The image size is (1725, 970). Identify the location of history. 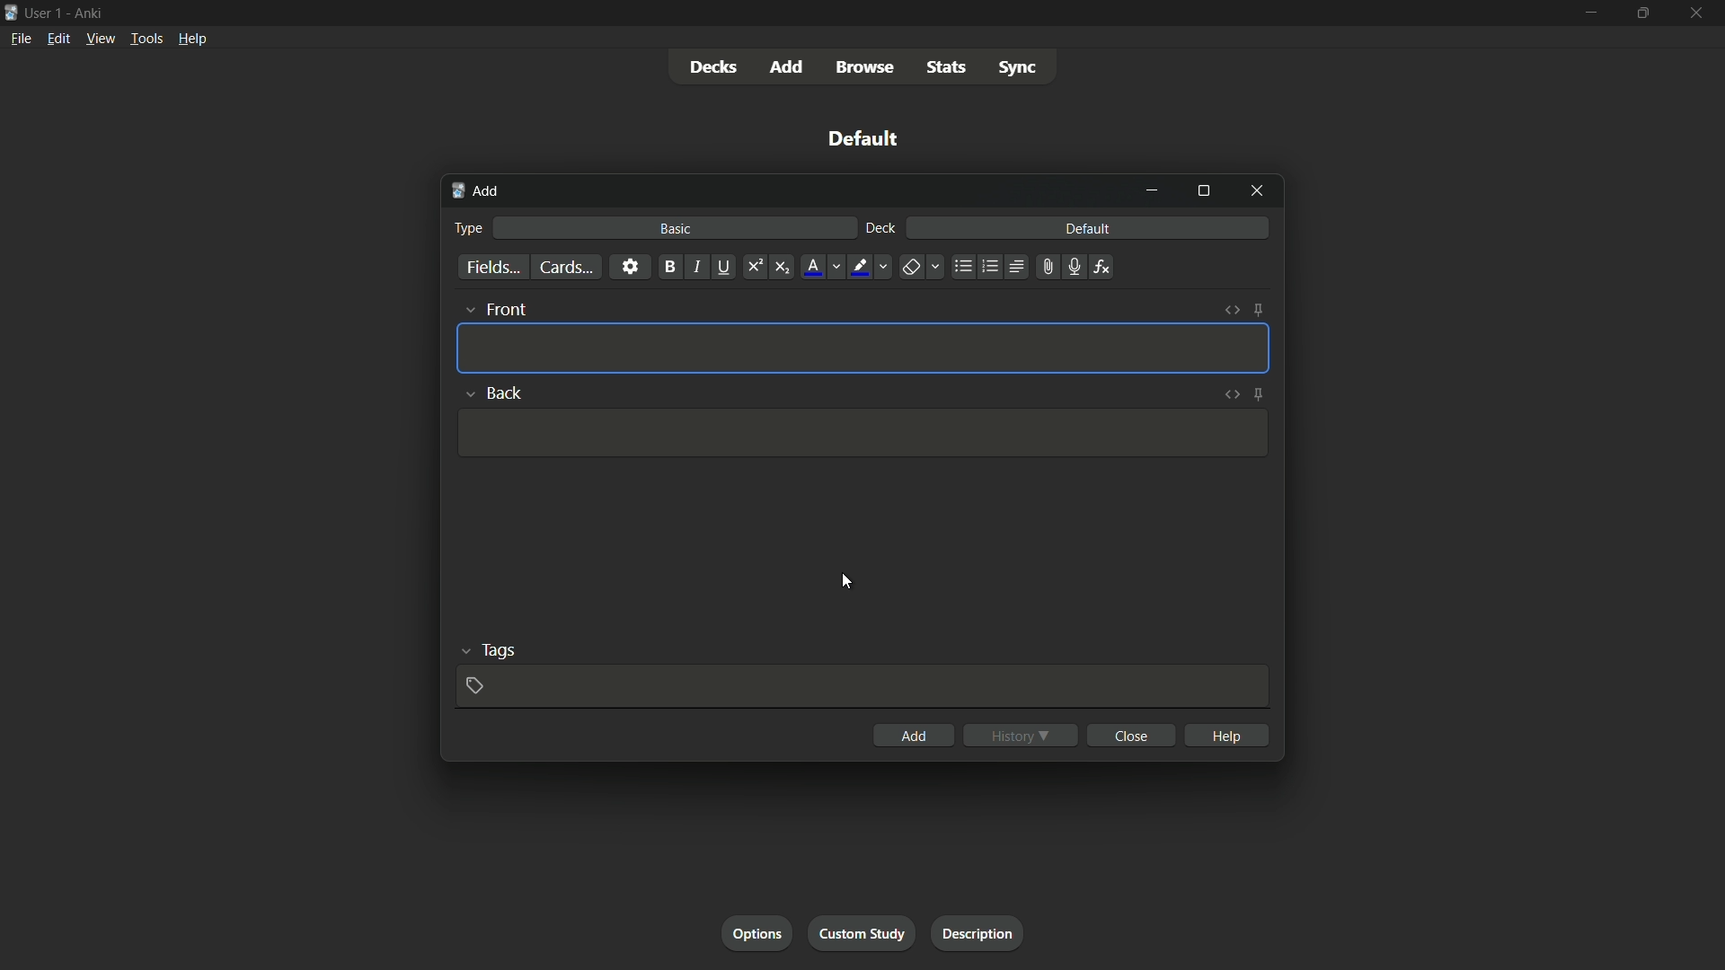
(1022, 735).